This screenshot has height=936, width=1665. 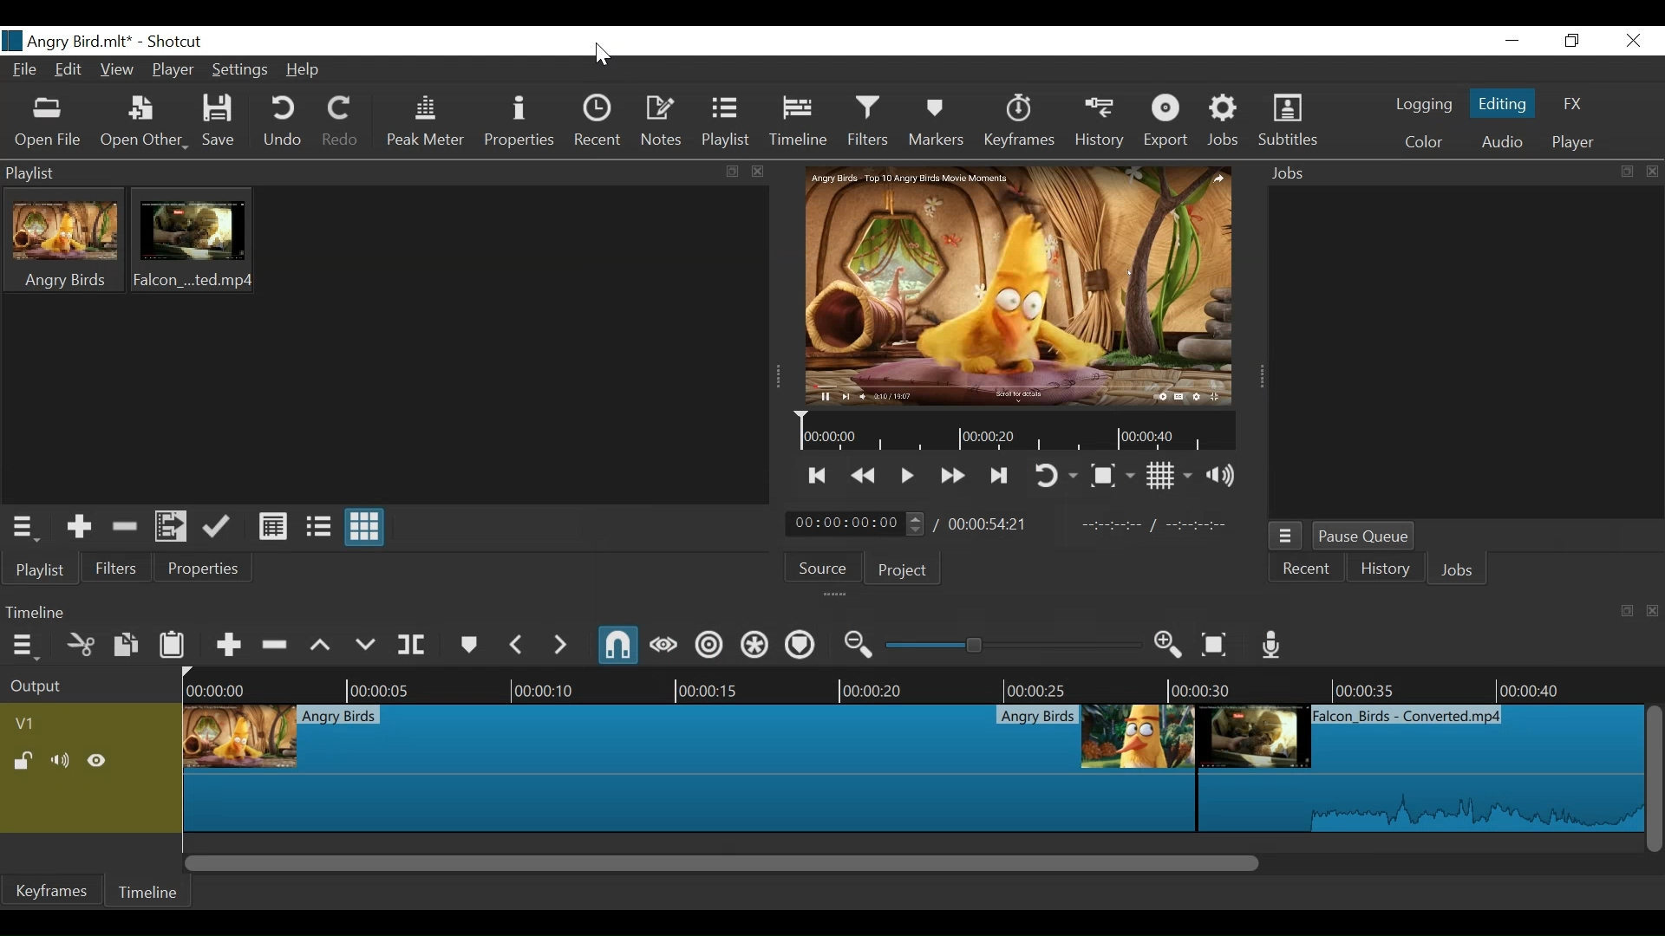 What do you see at coordinates (79, 527) in the screenshot?
I see `Add the Source to the playlist` at bounding box center [79, 527].